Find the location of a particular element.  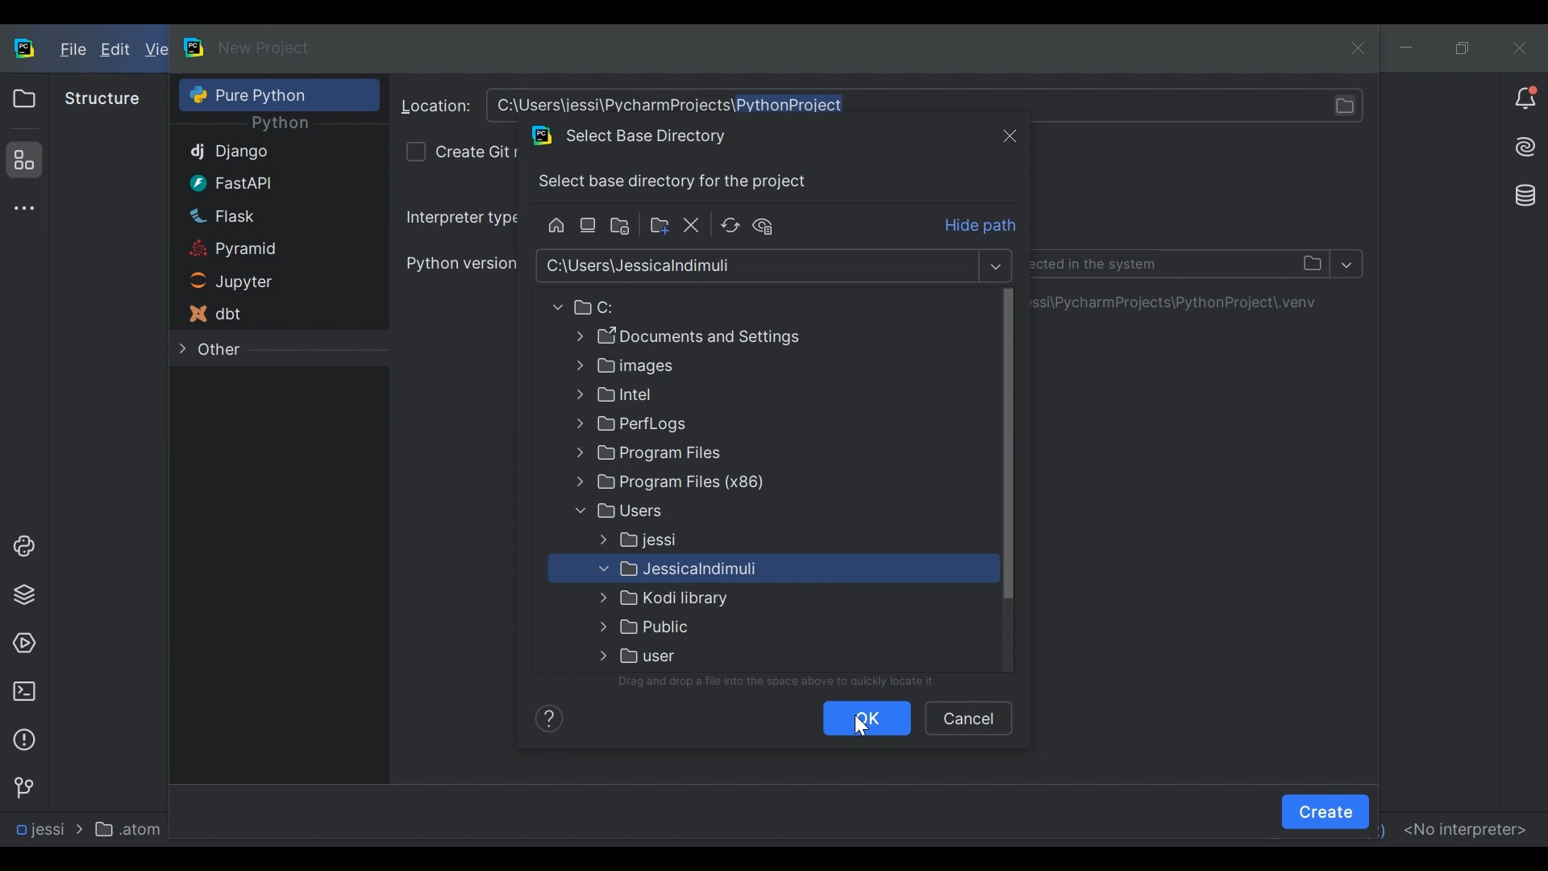

Folder Path is located at coordinates (705, 395).